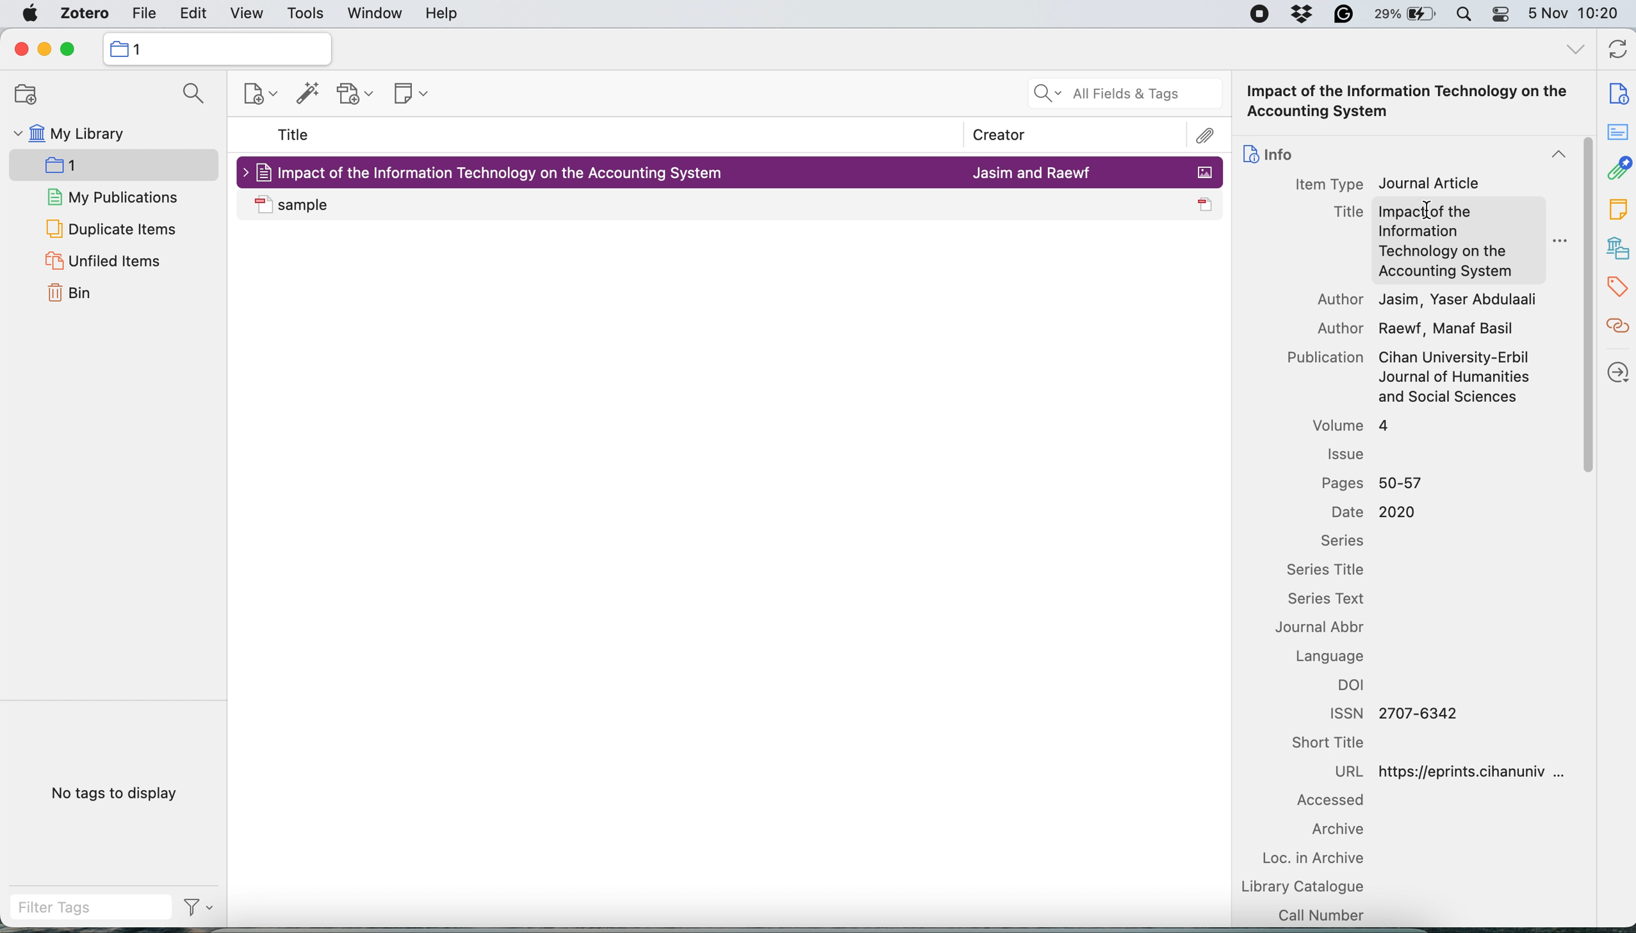 The height and width of the screenshot is (933, 1636). What do you see at coordinates (28, 14) in the screenshot?
I see `system logo` at bounding box center [28, 14].